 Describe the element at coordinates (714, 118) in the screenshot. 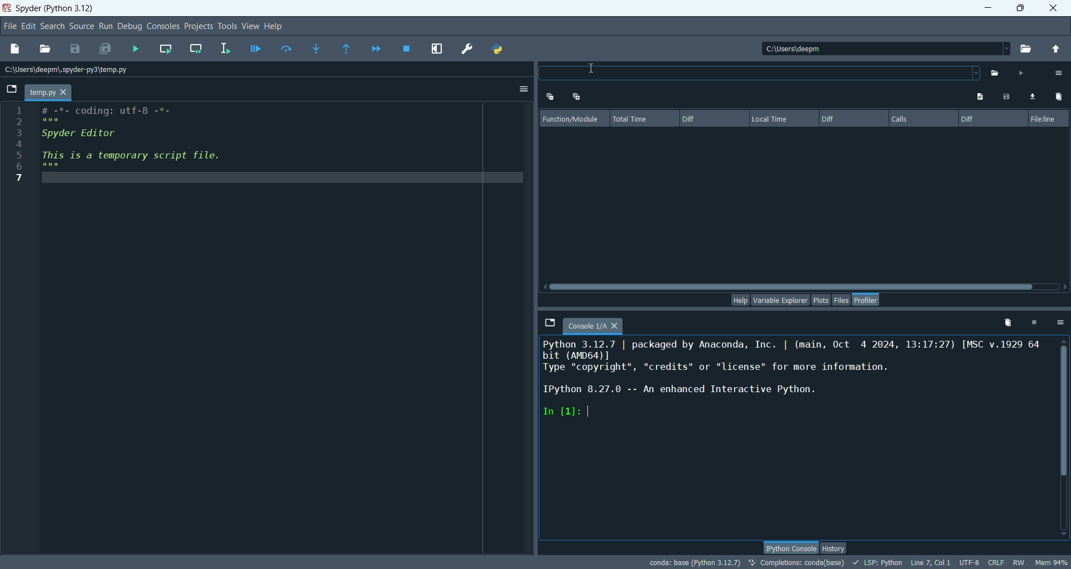

I see `diff` at that location.